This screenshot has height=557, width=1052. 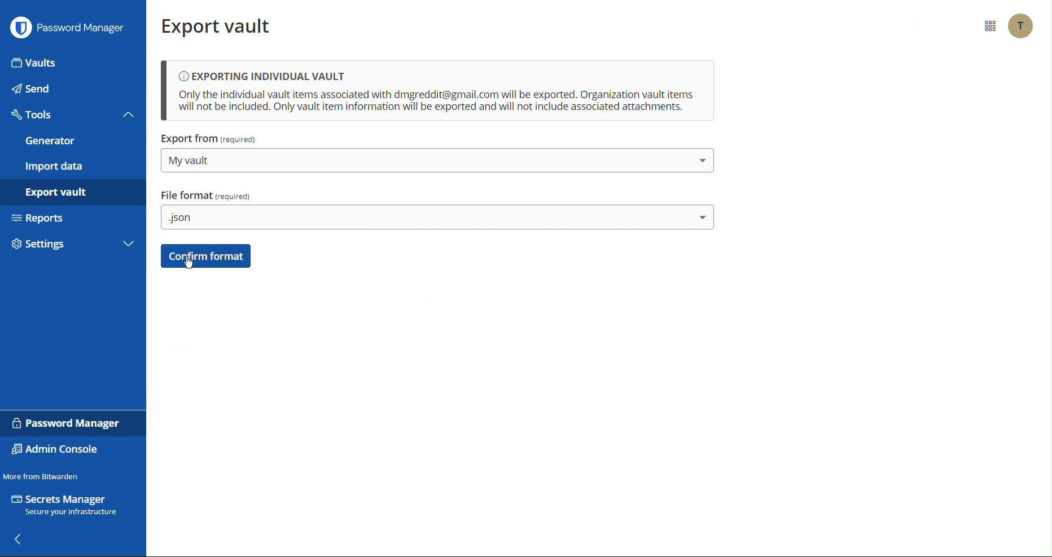 I want to click on Vaults, so click(x=36, y=64).